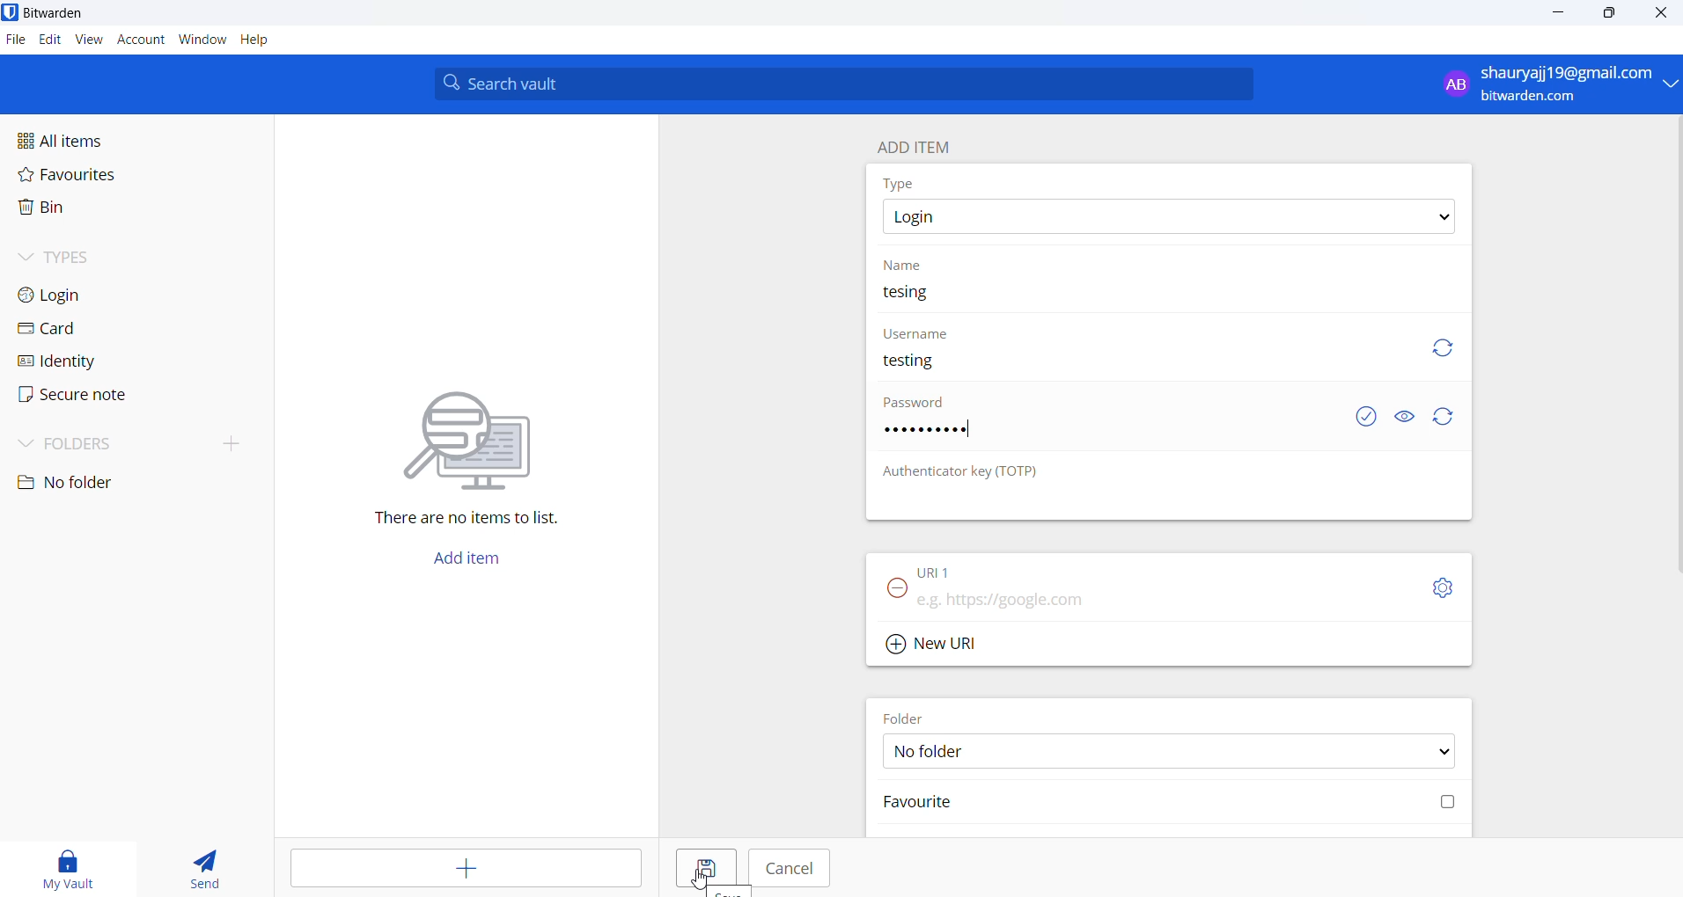 This screenshot has height=897, width=1683. I want to click on my vault, so click(71, 866).